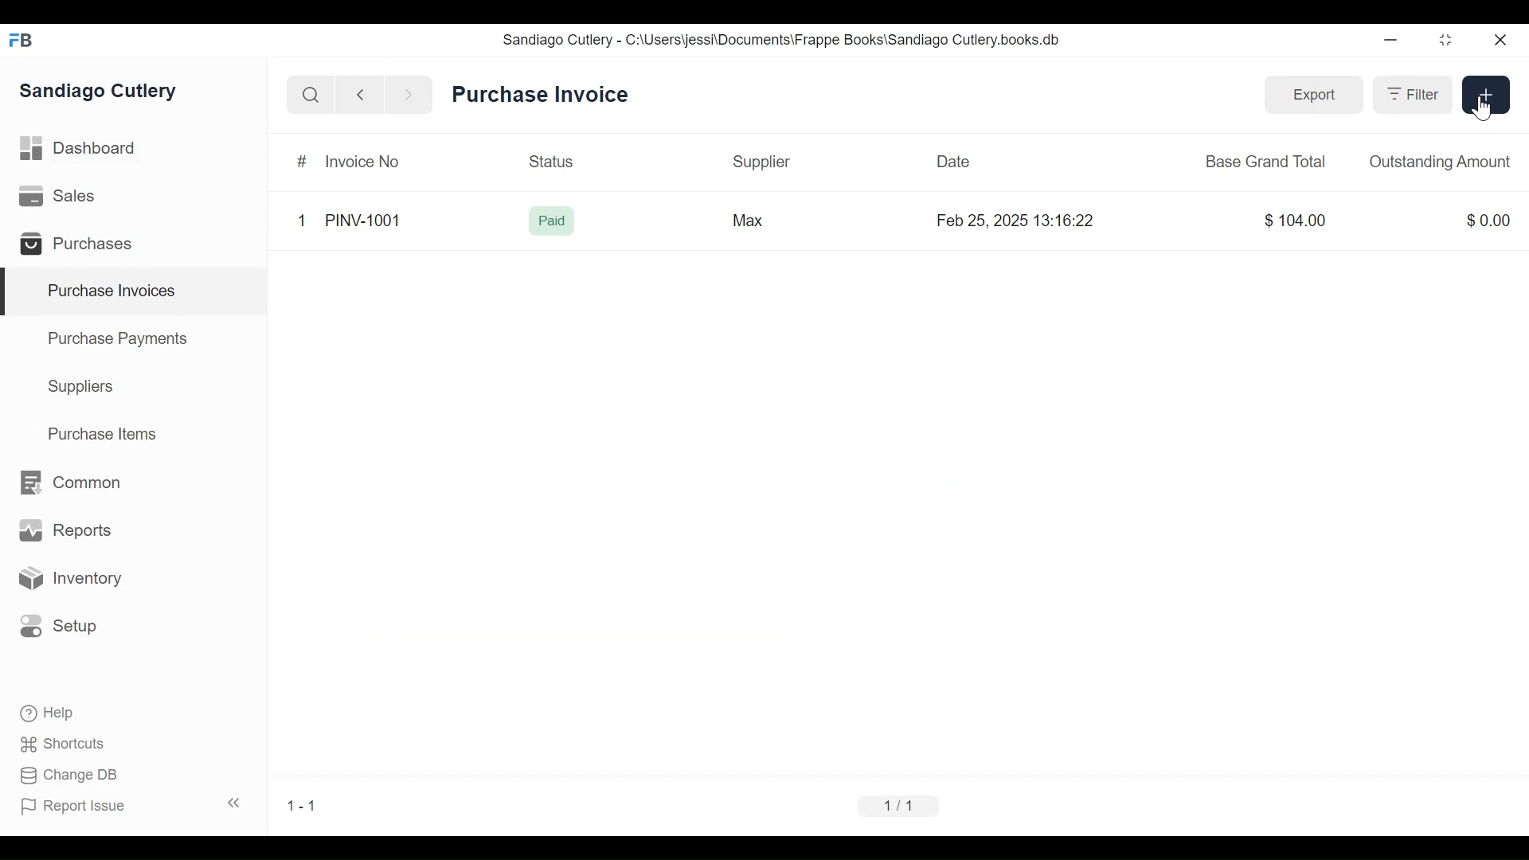 Image resolution: width=1529 pixels, height=860 pixels. Describe the element at coordinates (762, 163) in the screenshot. I see `Supplier` at that location.